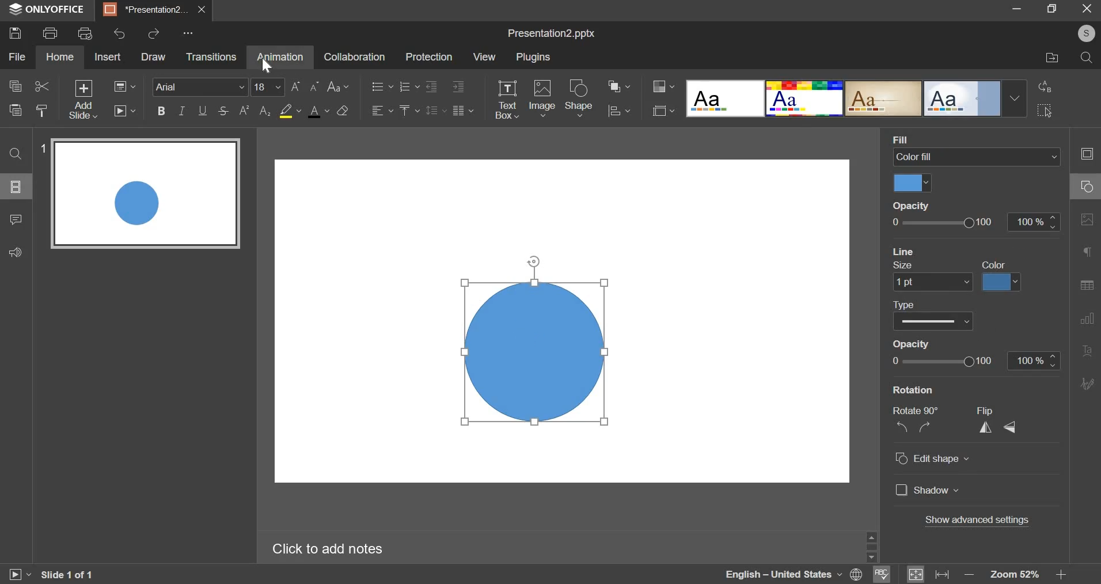  I want to click on exit, so click(1089, 9).